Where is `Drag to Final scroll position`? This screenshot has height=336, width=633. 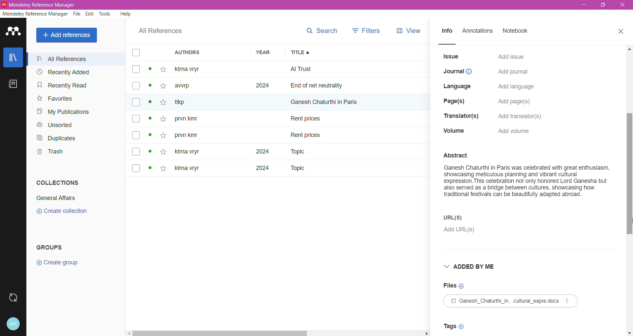
Drag to Final scroll position is located at coordinates (628, 222).